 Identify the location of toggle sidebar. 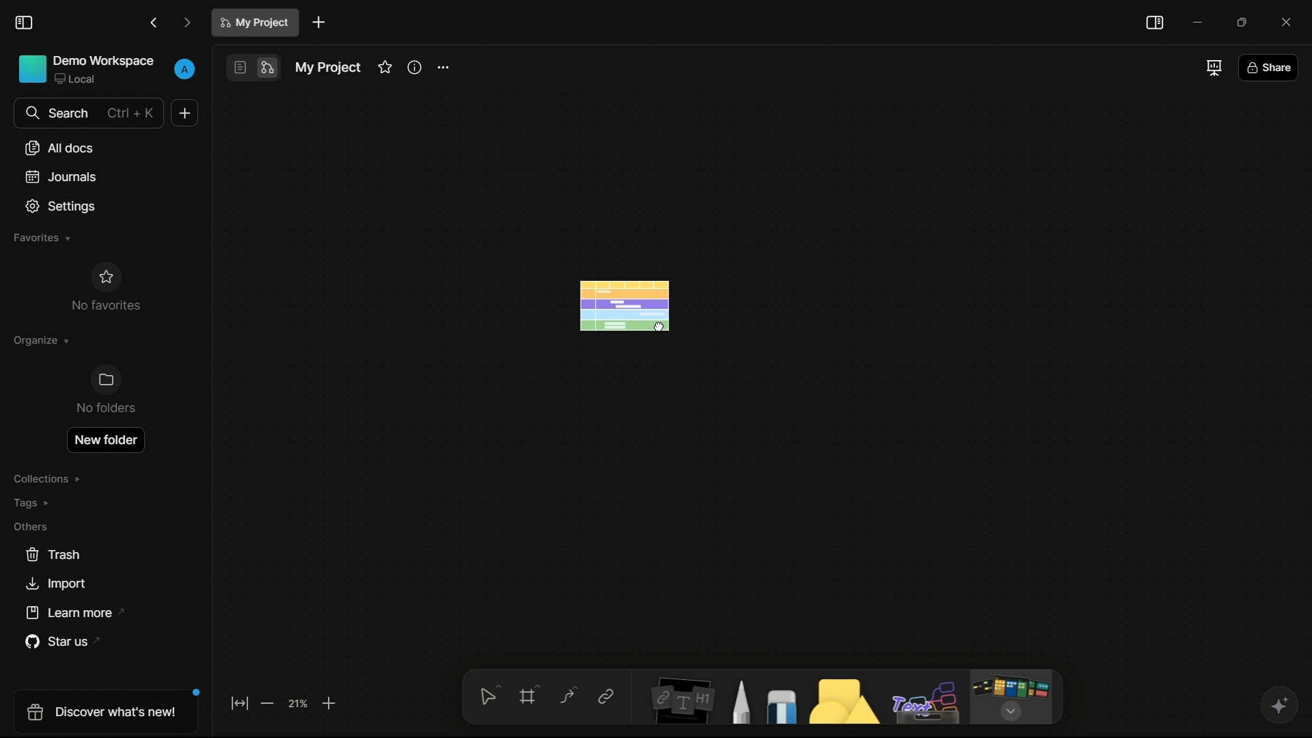
(1155, 24).